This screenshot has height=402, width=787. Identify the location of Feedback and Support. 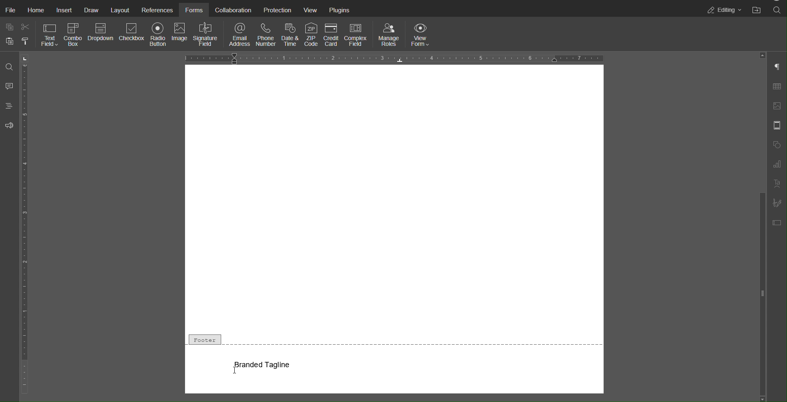
(9, 126).